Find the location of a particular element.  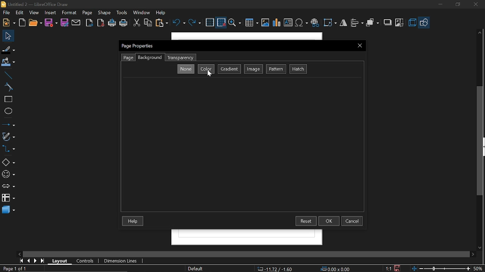

Arrows is located at coordinates (8, 186).